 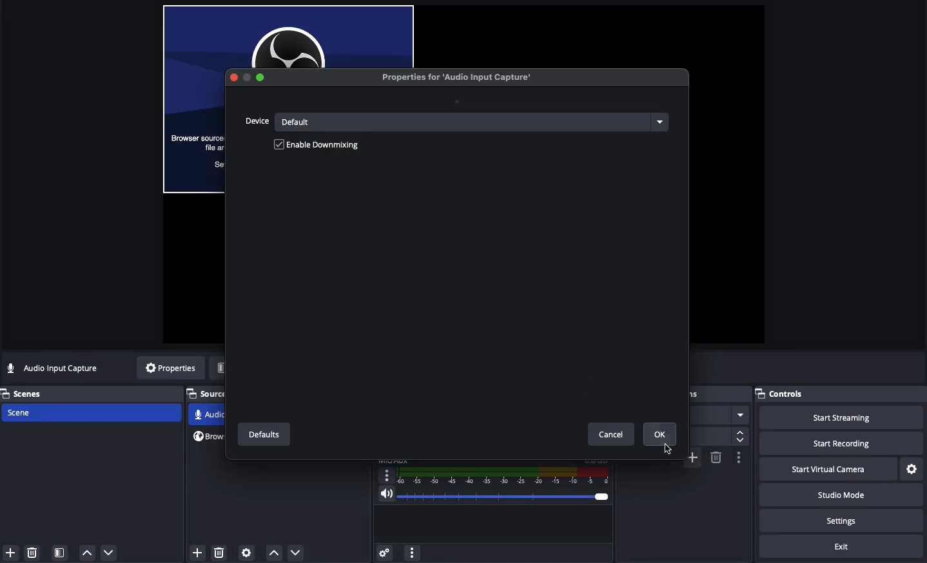 What do you see at coordinates (666, 451) in the screenshot?
I see `Cursor` at bounding box center [666, 451].